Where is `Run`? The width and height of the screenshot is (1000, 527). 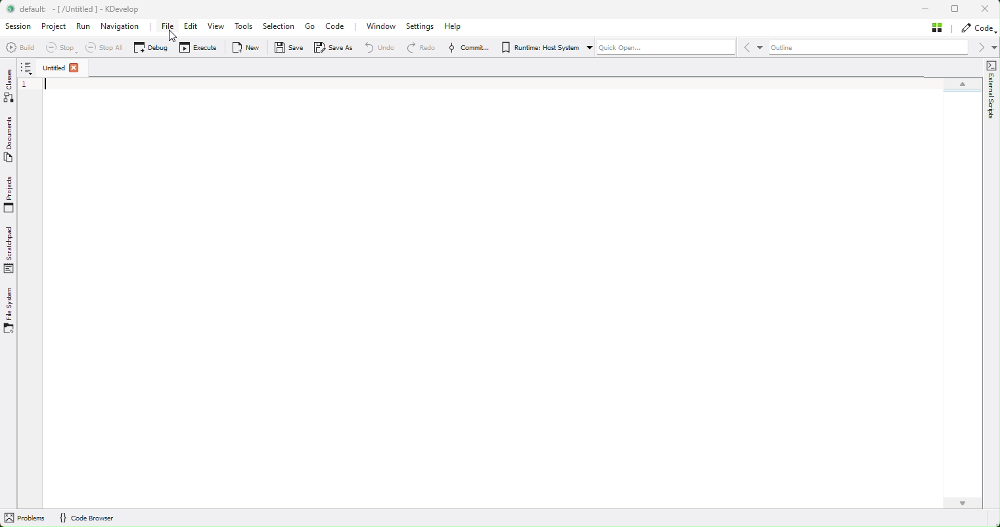 Run is located at coordinates (85, 26).